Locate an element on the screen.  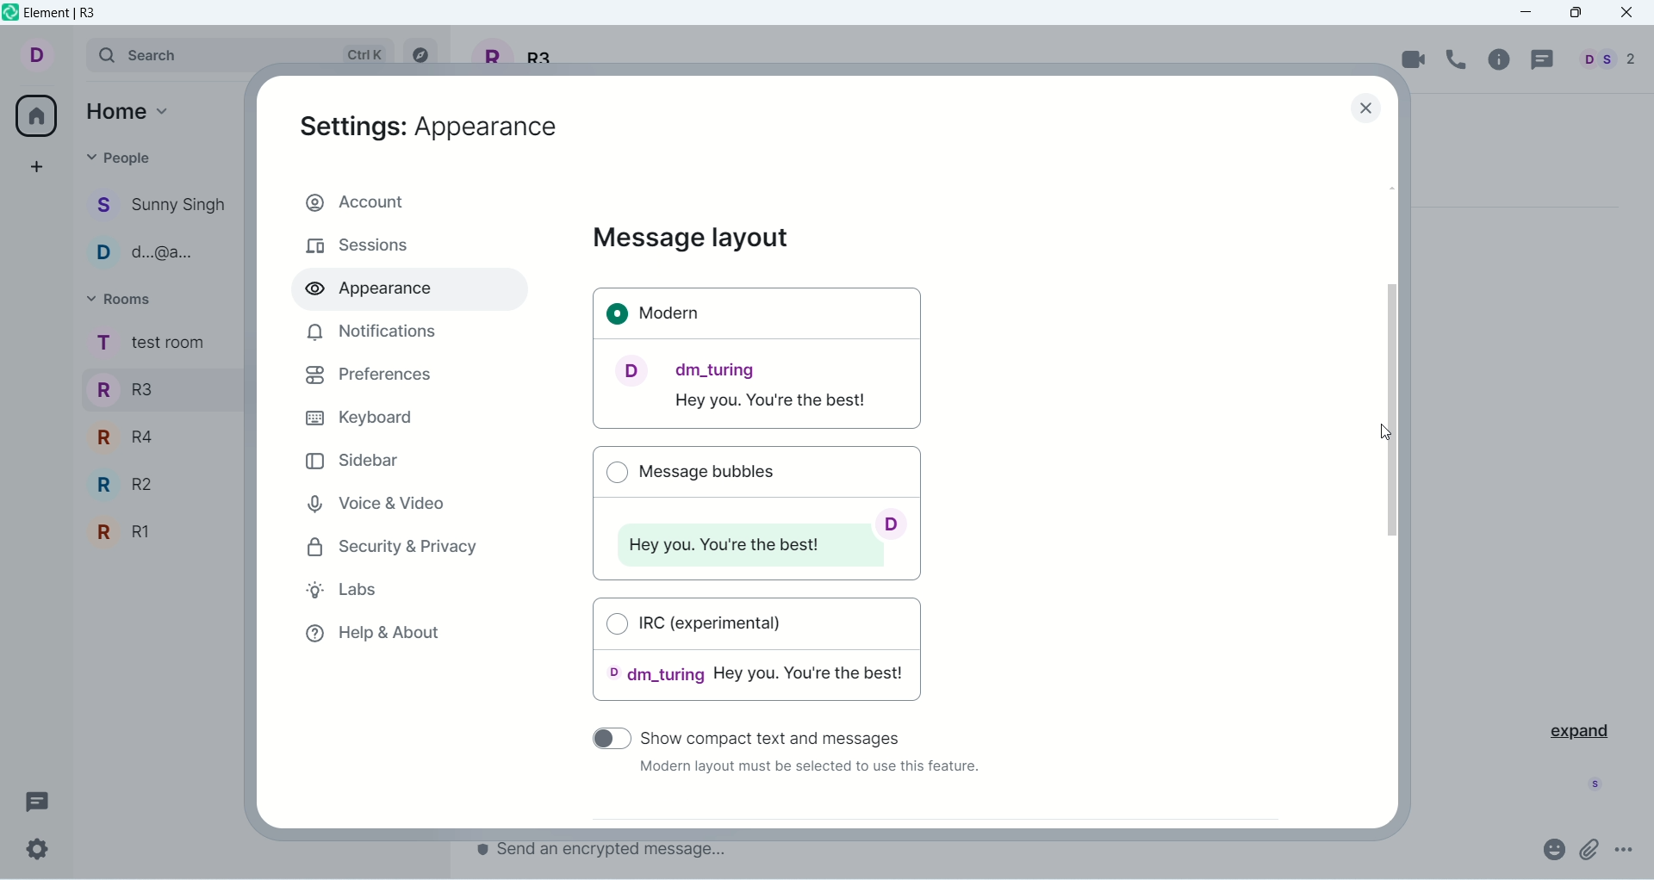
maximize is located at coordinates (1576, 15).